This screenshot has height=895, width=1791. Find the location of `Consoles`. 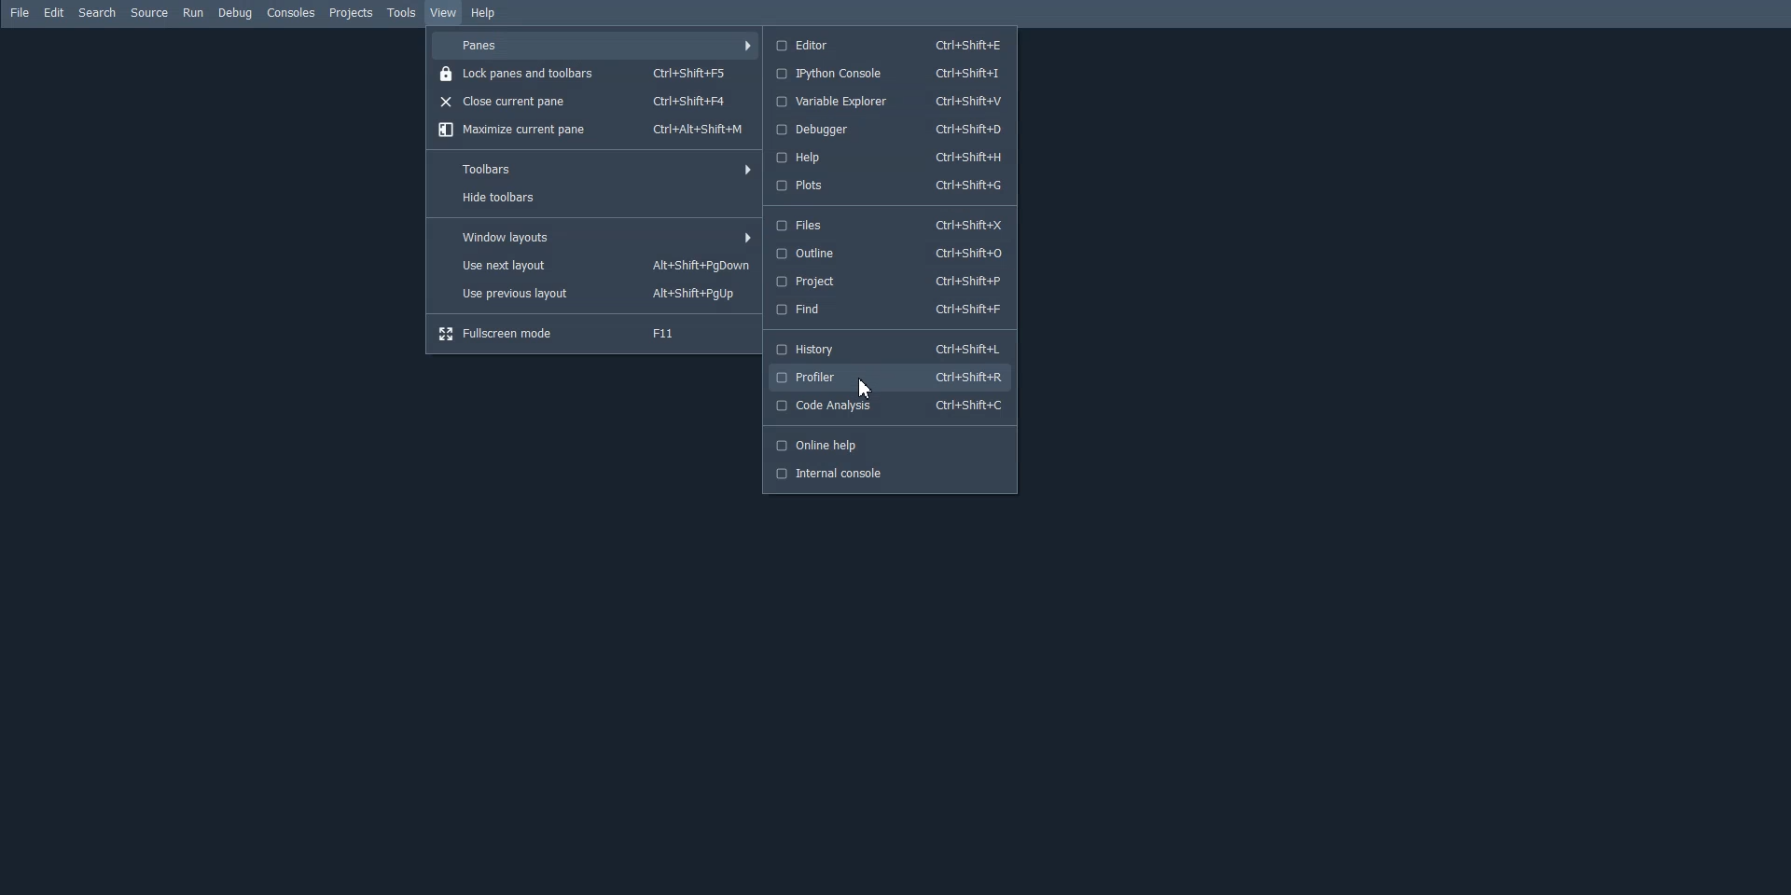

Consoles is located at coordinates (291, 13).